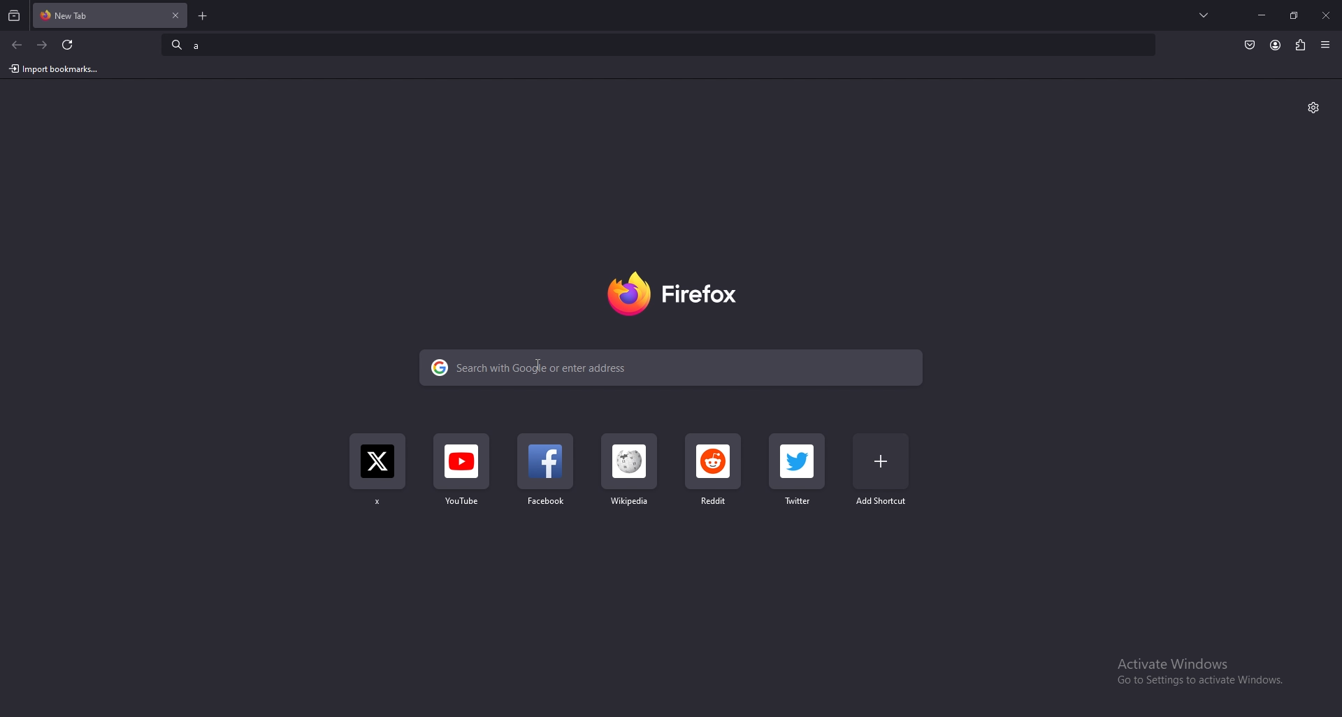  What do you see at coordinates (43, 45) in the screenshot?
I see `forward` at bounding box center [43, 45].